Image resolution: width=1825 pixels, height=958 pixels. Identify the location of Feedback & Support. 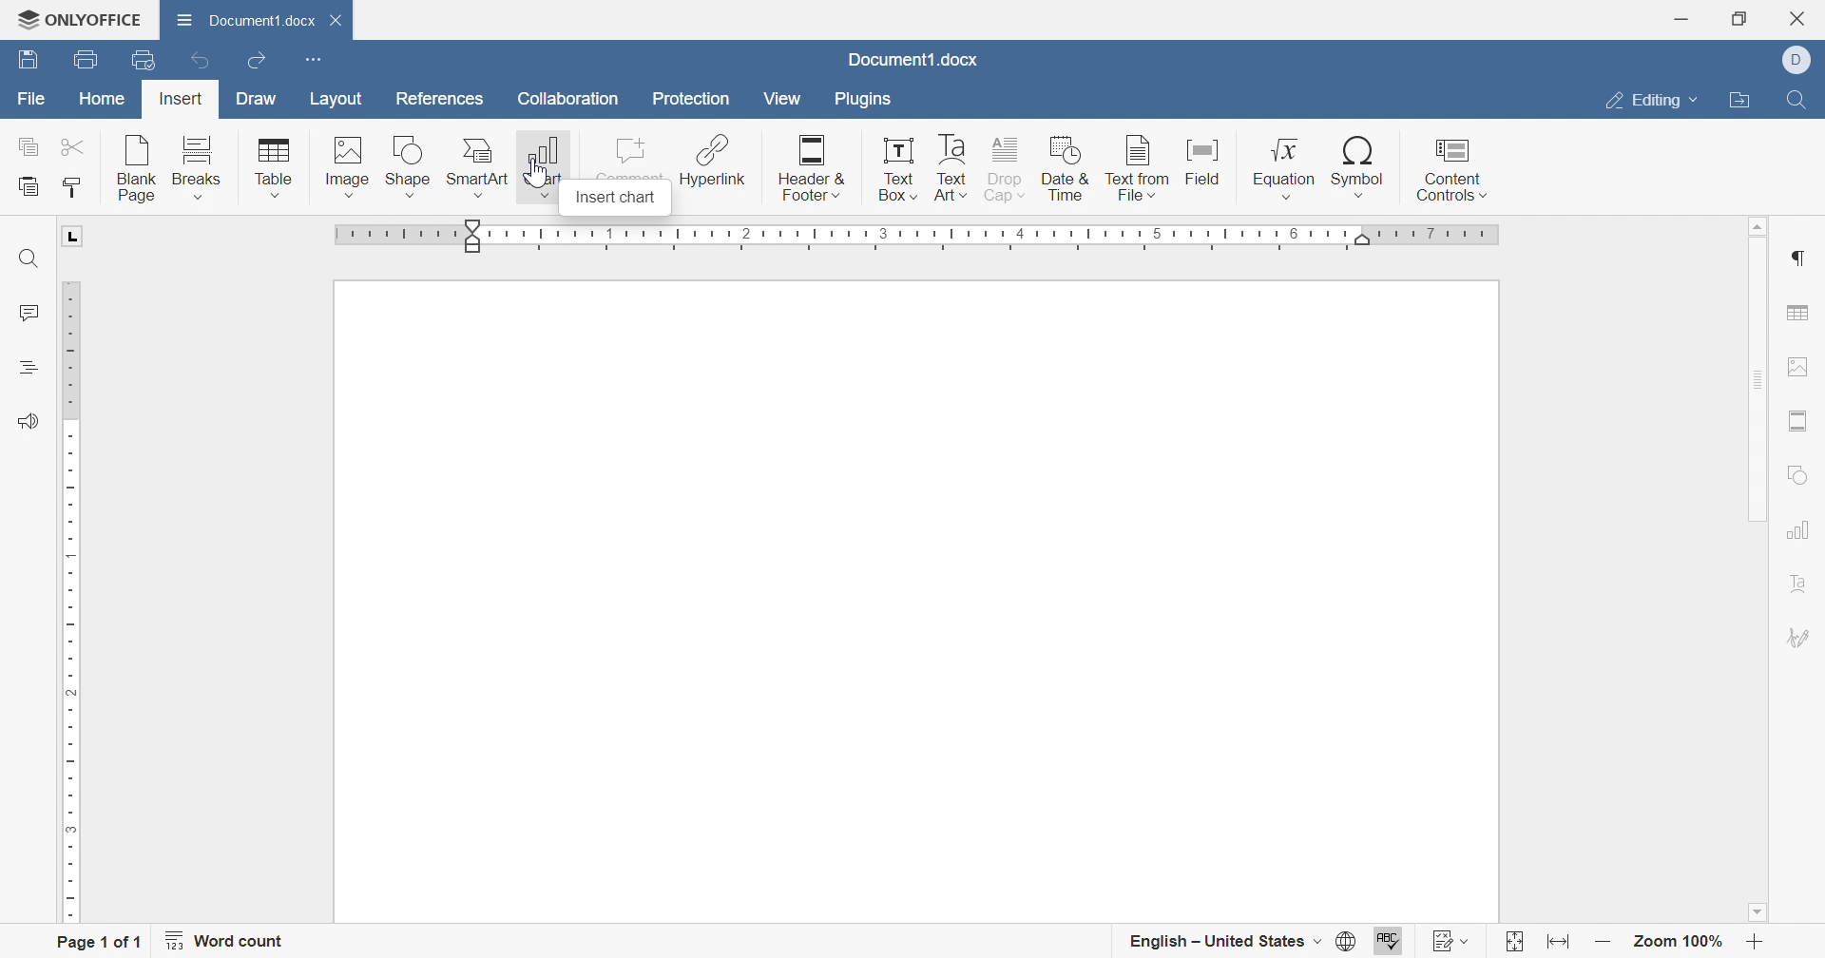
(29, 419).